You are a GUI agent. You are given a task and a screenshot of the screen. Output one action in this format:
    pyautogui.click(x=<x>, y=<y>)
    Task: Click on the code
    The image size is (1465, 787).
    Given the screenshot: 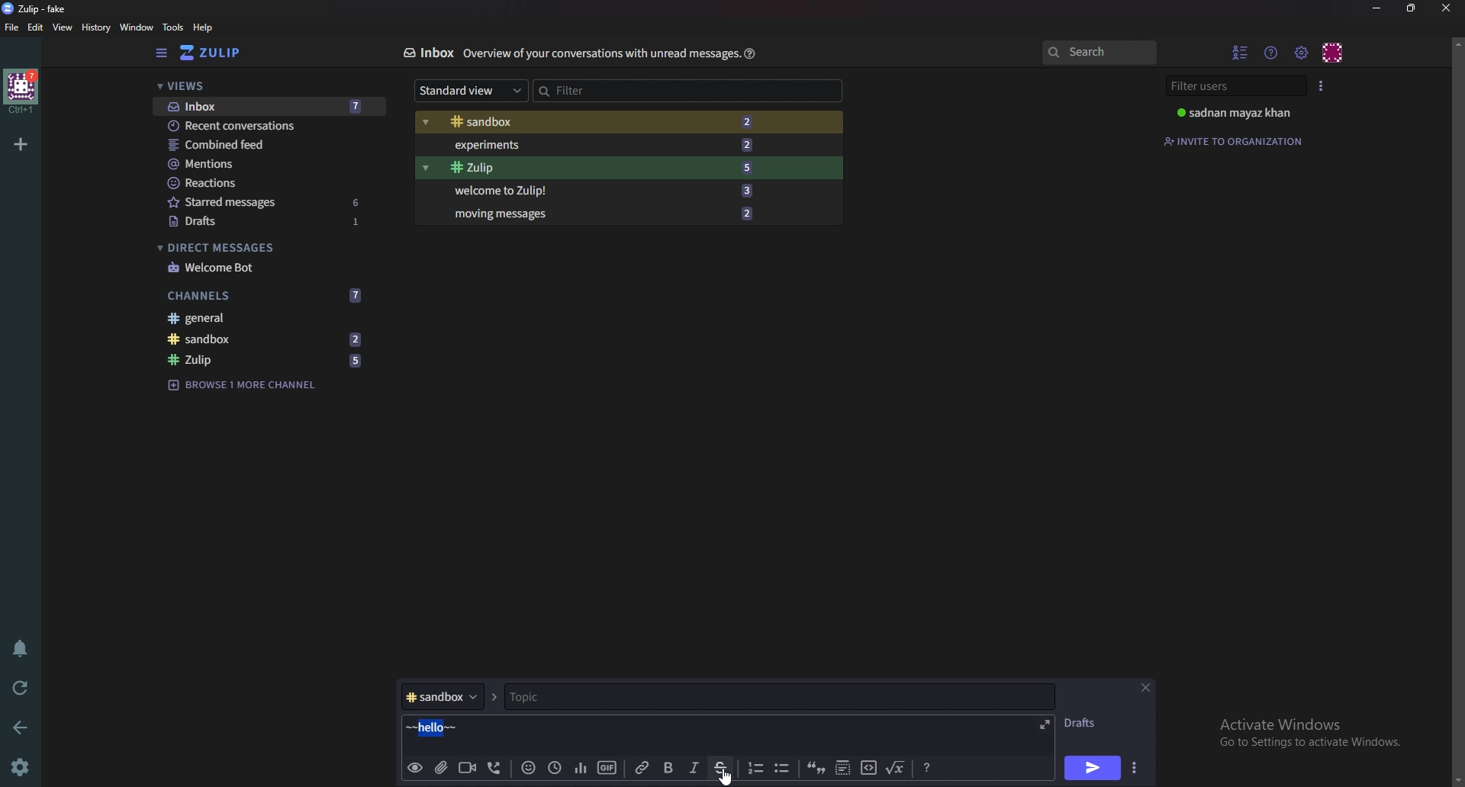 What is the action you would take?
    pyautogui.click(x=866, y=769)
    